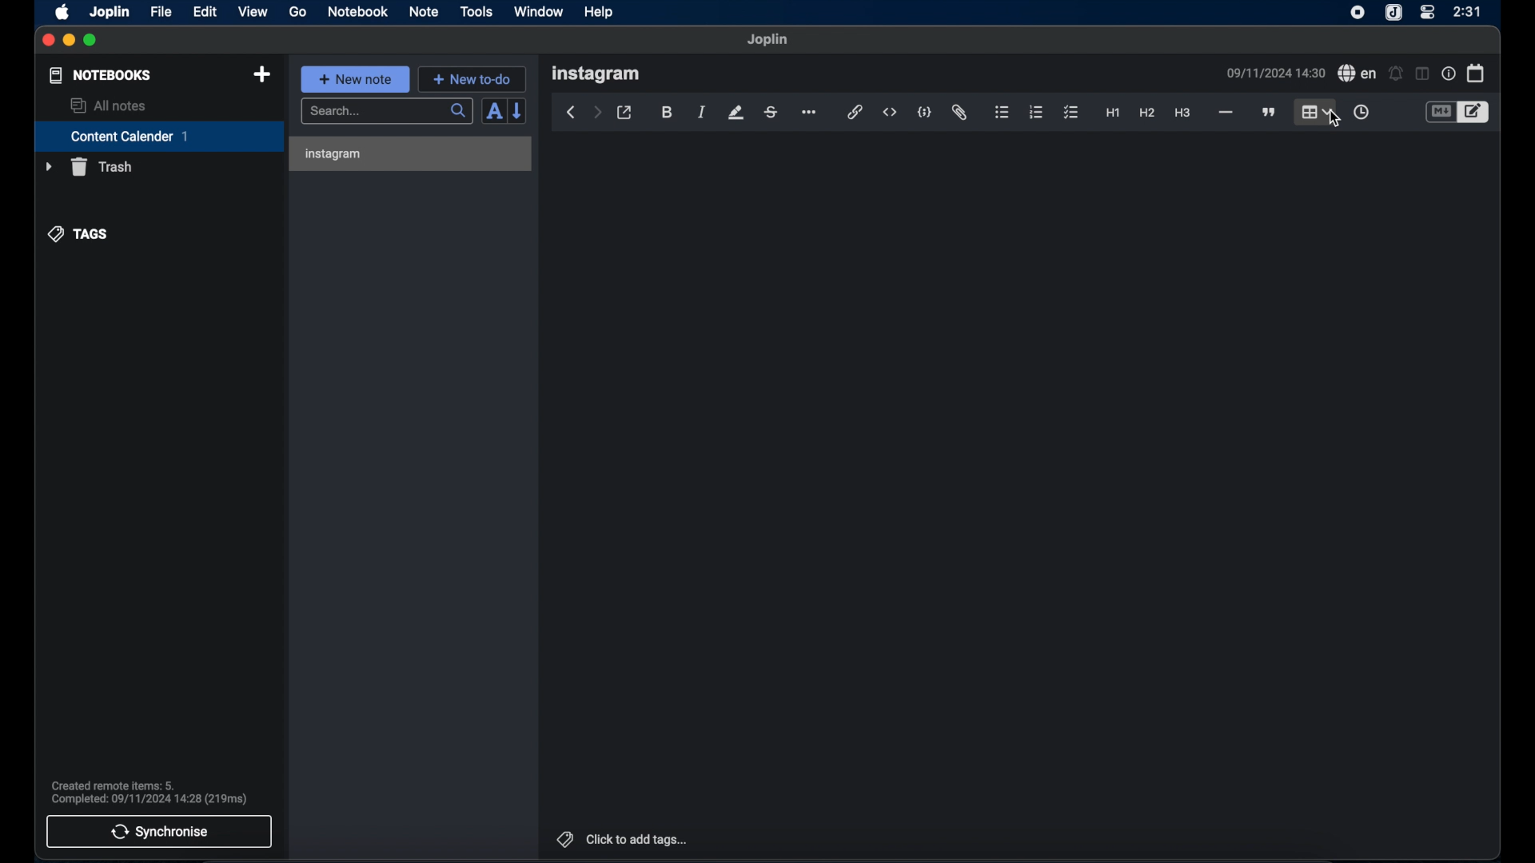 This screenshot has height=863, width=1535. Describe the element at coordinates (623, 839) in the screenshot. I see `click to add tags` at that location.